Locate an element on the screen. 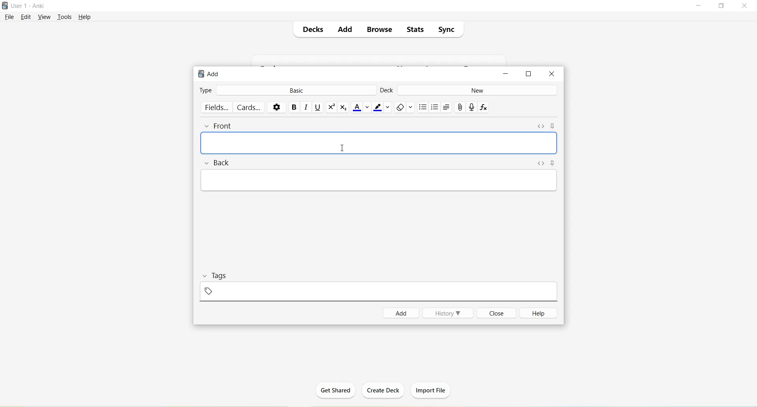 This screenshot has width=757, height=407. Toggle HTML Editor is located at coordinates (541, 164).